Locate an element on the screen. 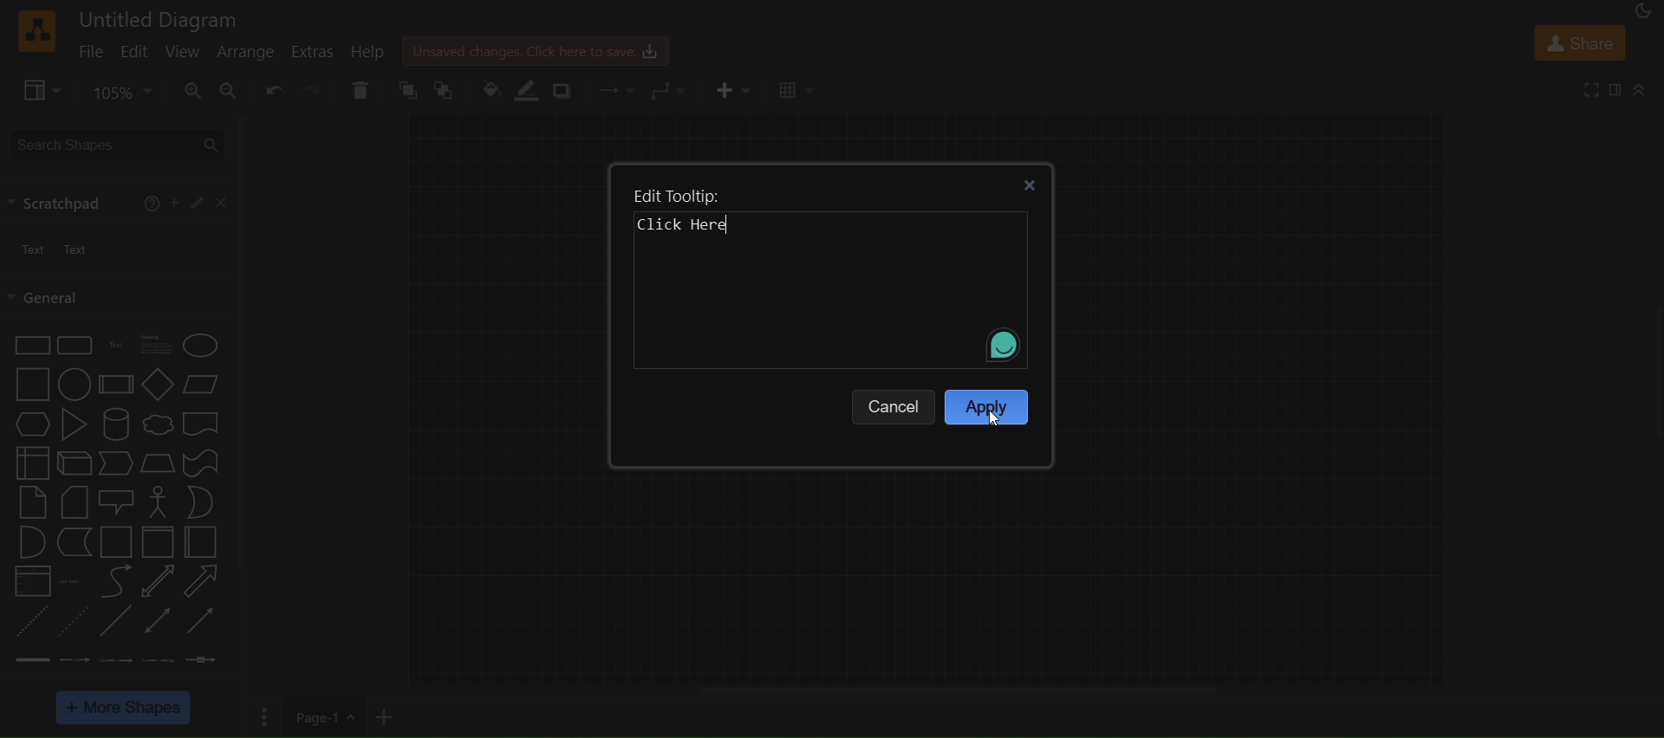 The image size is (1664, 738). card is located at coordinates (70, 502).